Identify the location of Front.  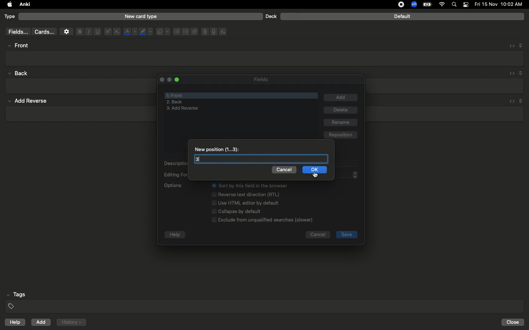
(176, 95).